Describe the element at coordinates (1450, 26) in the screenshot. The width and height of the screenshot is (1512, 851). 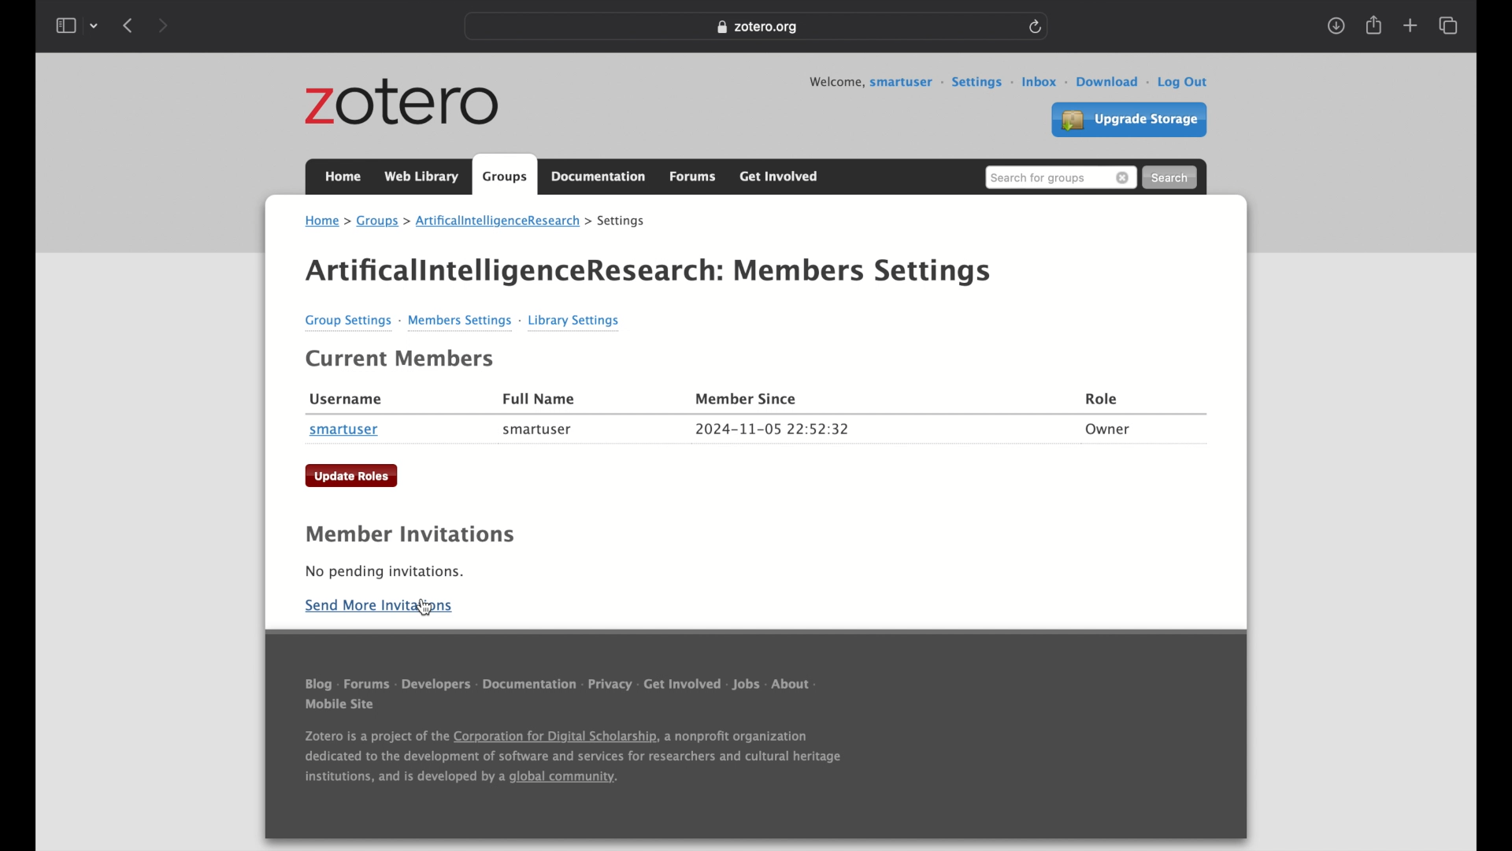
I see `show tab overview` at that location.